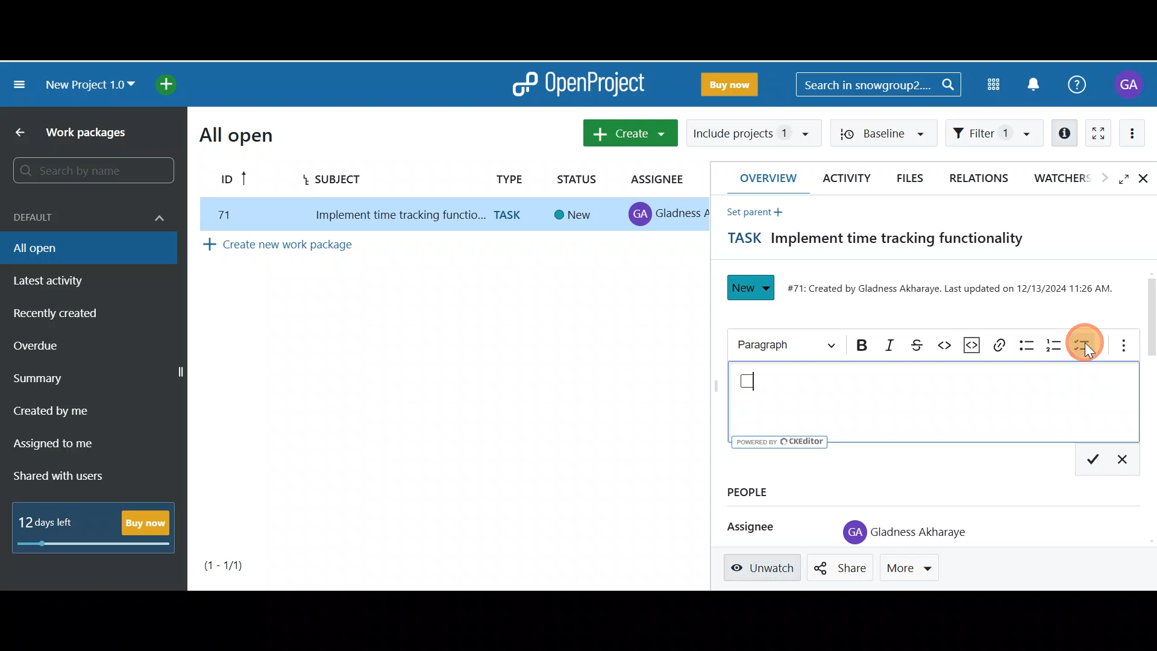 The image size is (1157, 651). I want to click on Code, so click(948, 345).